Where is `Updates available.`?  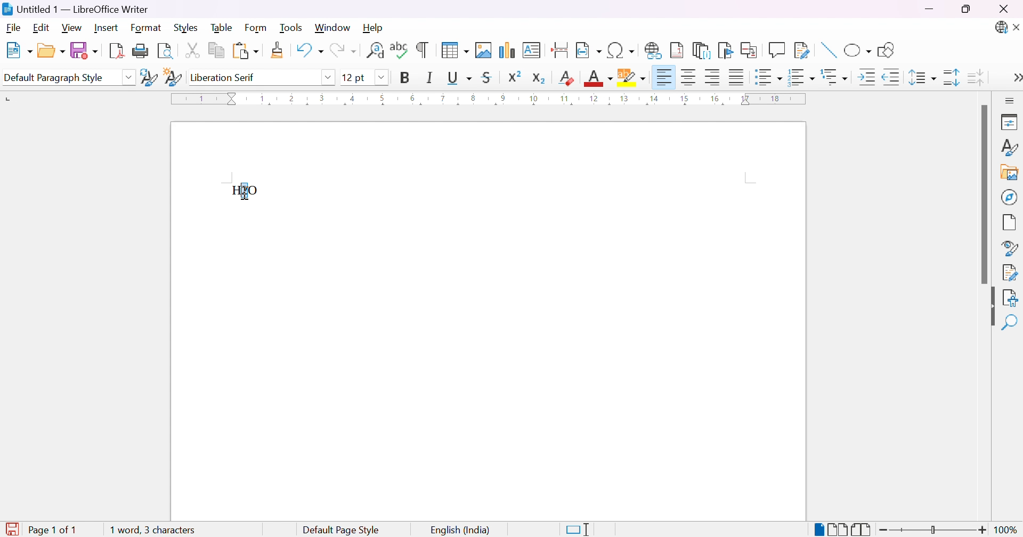 Updates available. is located at coordinates (1000, 28).